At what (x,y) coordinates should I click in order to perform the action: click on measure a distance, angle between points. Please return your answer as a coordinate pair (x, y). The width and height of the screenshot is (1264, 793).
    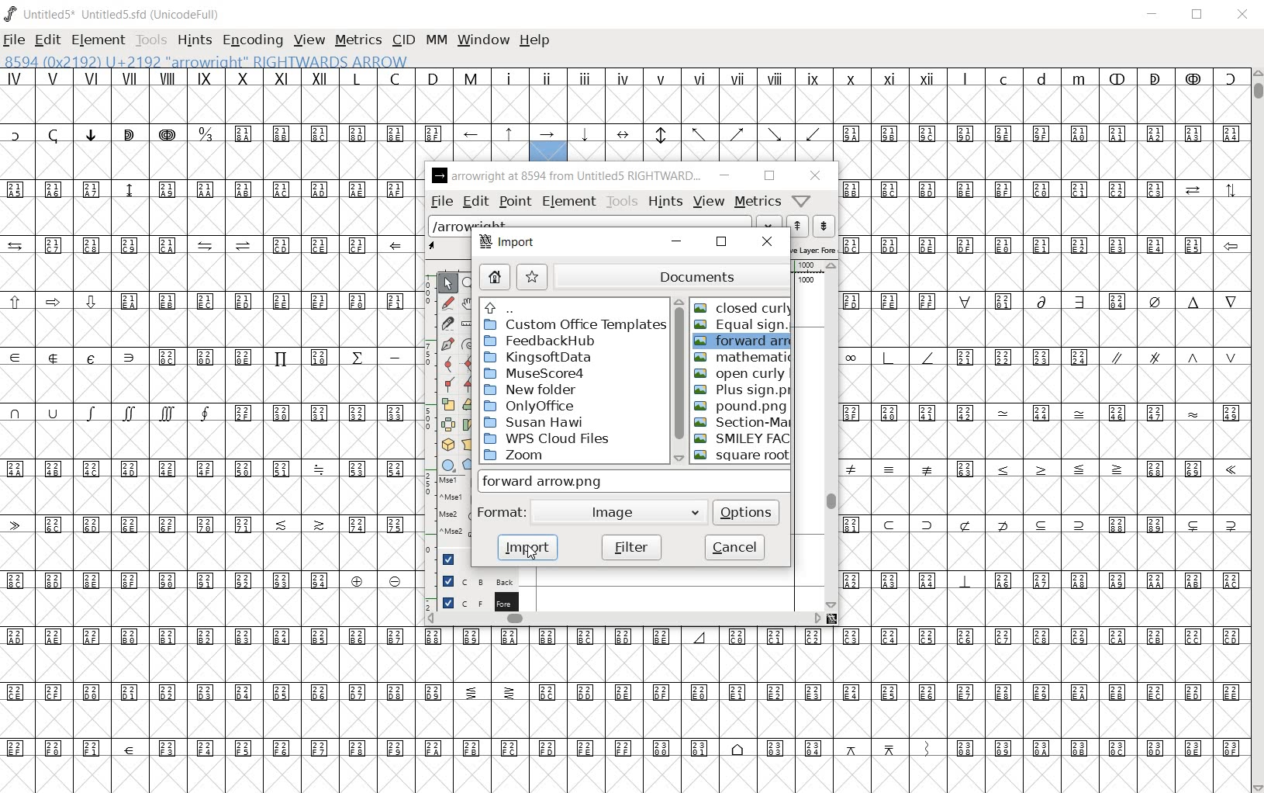
    Looking at the image, I should click on (468, 325).